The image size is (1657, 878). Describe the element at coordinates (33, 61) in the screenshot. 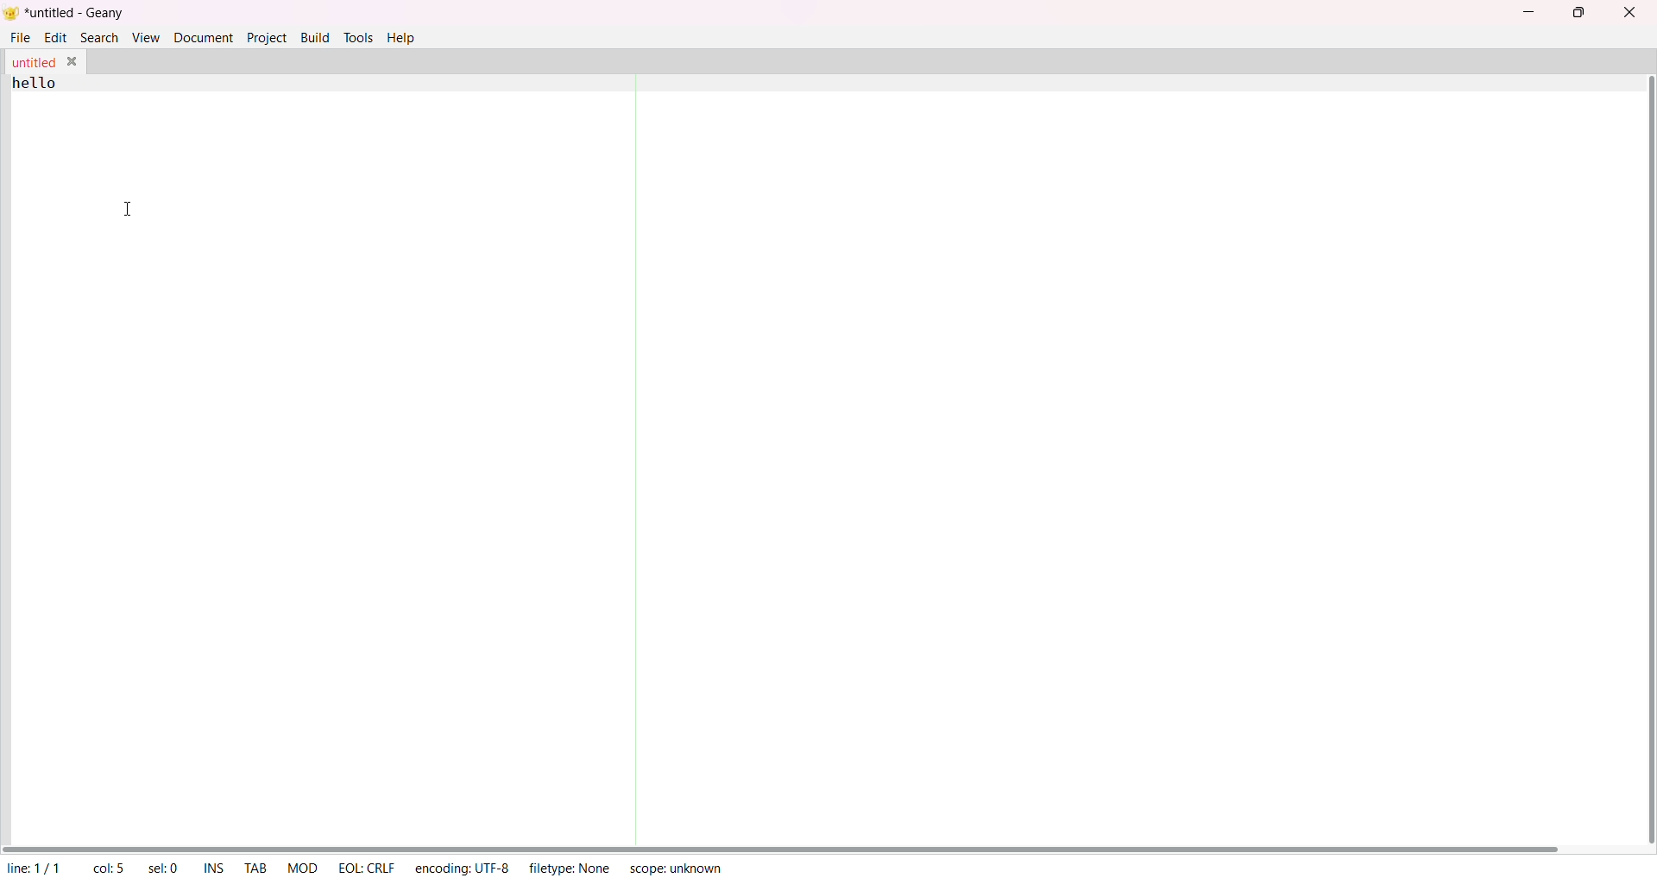

I see `untitled` at that location.